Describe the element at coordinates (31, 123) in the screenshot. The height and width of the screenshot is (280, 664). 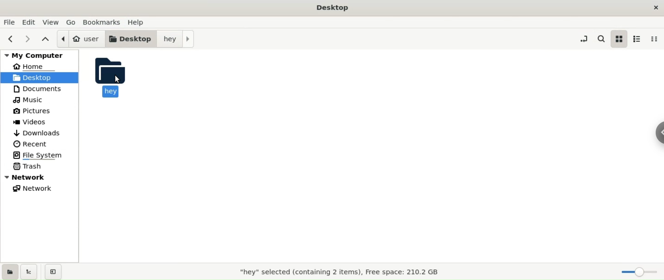
I see `videos` at that location.